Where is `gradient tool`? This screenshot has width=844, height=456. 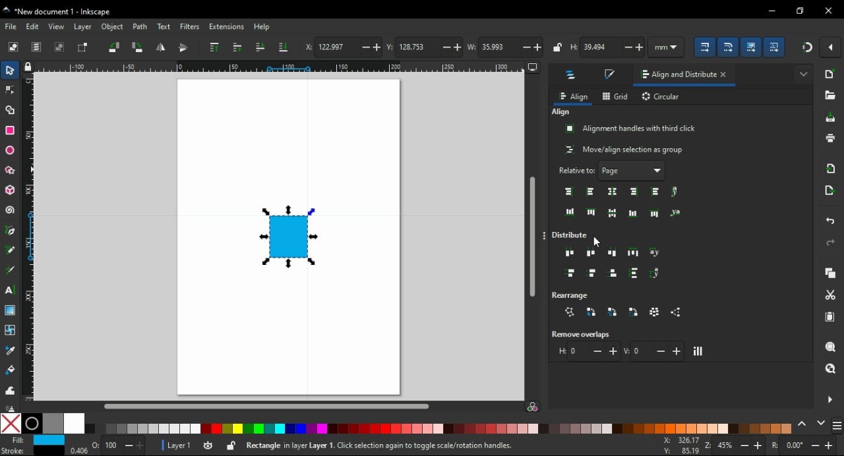 gradient tool is located at coordinates (12, 310).